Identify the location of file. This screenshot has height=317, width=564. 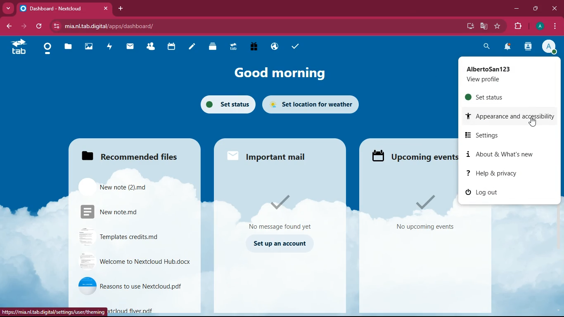
(125, 238).